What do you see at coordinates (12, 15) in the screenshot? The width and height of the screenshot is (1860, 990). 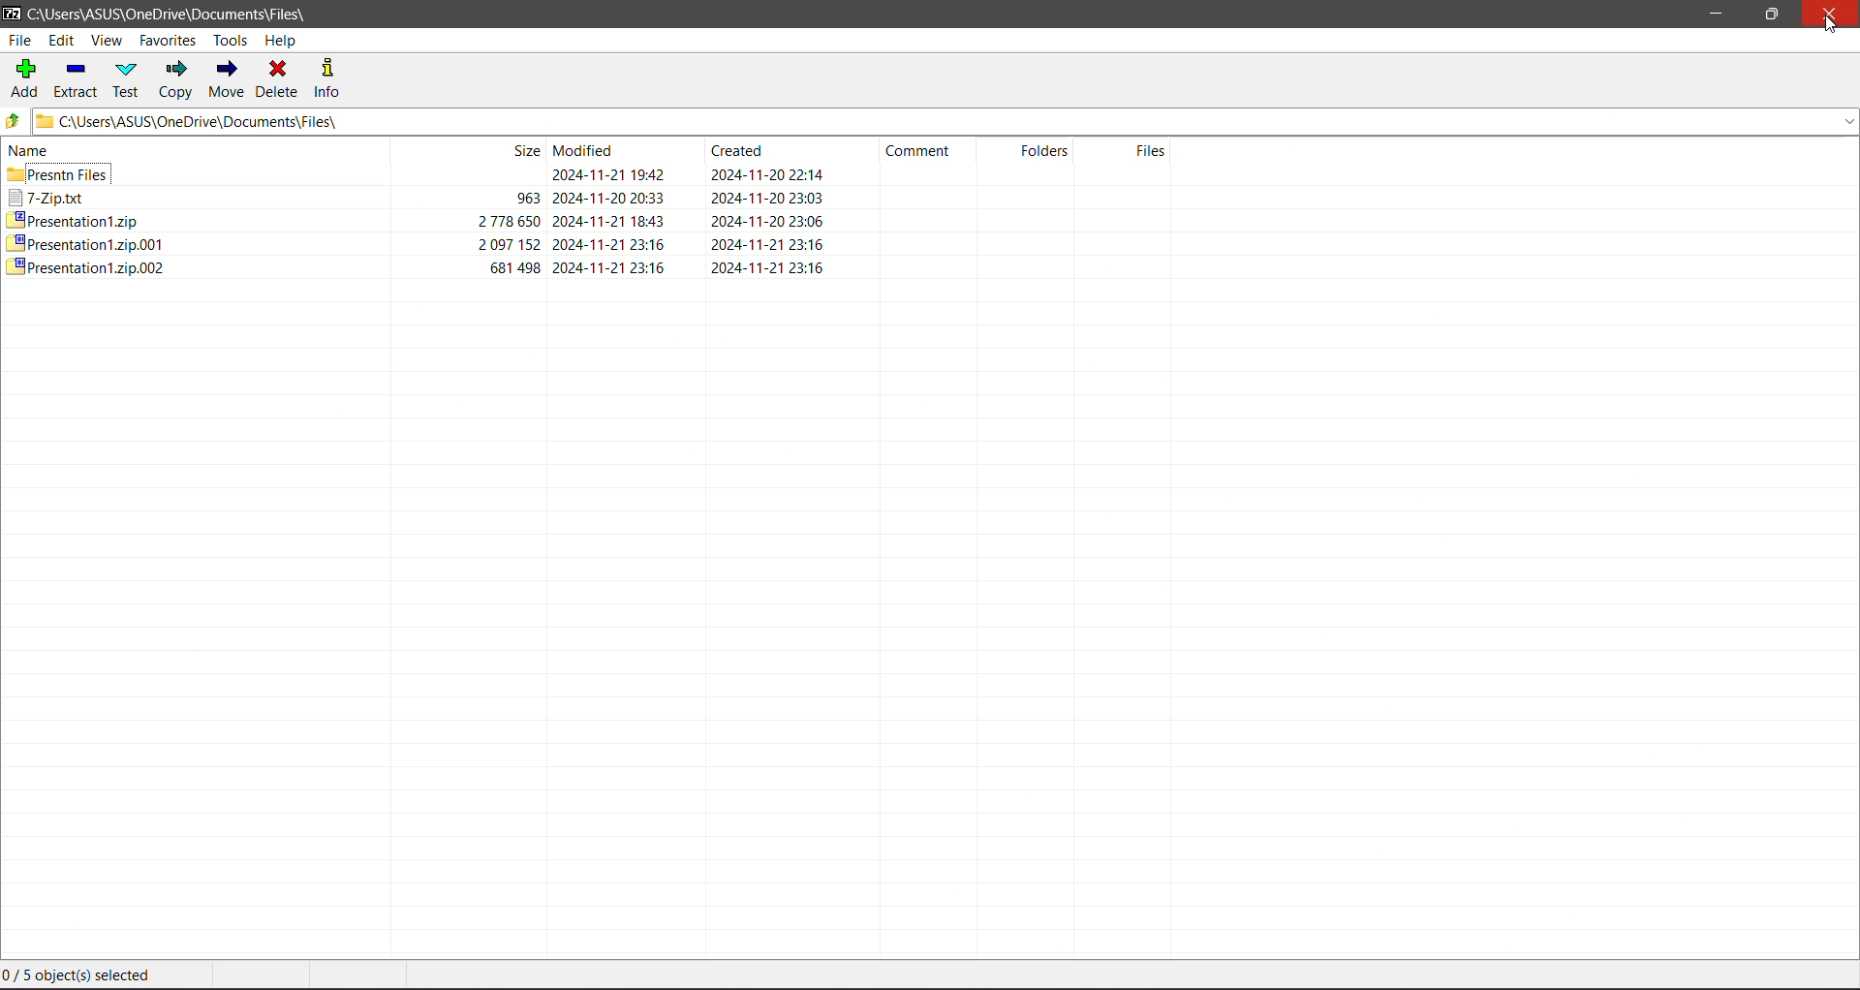 I see `Application Logo` at bounding box center [12, 15].